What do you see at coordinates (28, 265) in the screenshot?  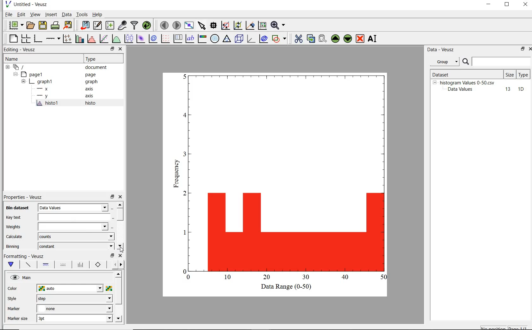 I see `plot line` at bounding box center [28, 265].